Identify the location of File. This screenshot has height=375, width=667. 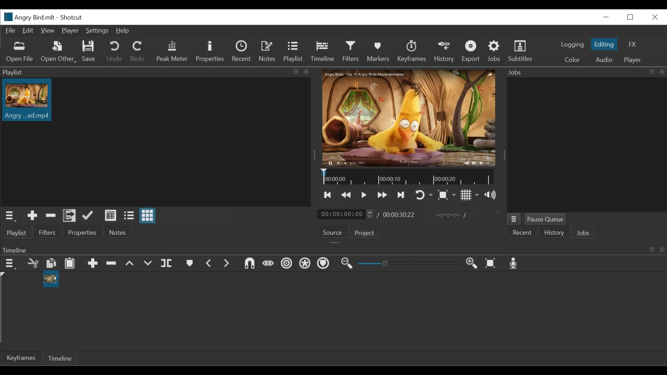
(10, 31).